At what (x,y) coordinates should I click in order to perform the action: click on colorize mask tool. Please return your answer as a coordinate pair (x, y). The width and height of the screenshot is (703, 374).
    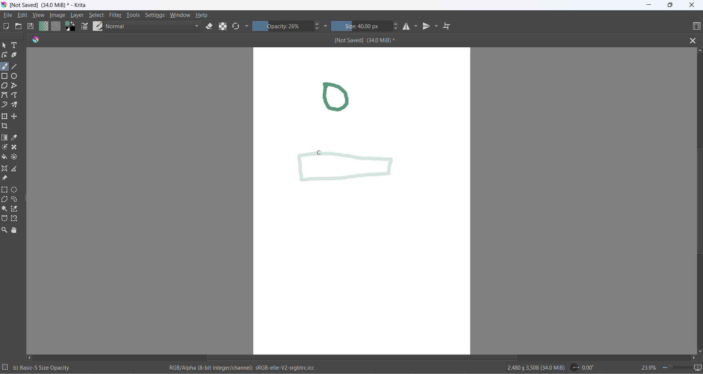
    Looking at the image, I should click on (5, 147).